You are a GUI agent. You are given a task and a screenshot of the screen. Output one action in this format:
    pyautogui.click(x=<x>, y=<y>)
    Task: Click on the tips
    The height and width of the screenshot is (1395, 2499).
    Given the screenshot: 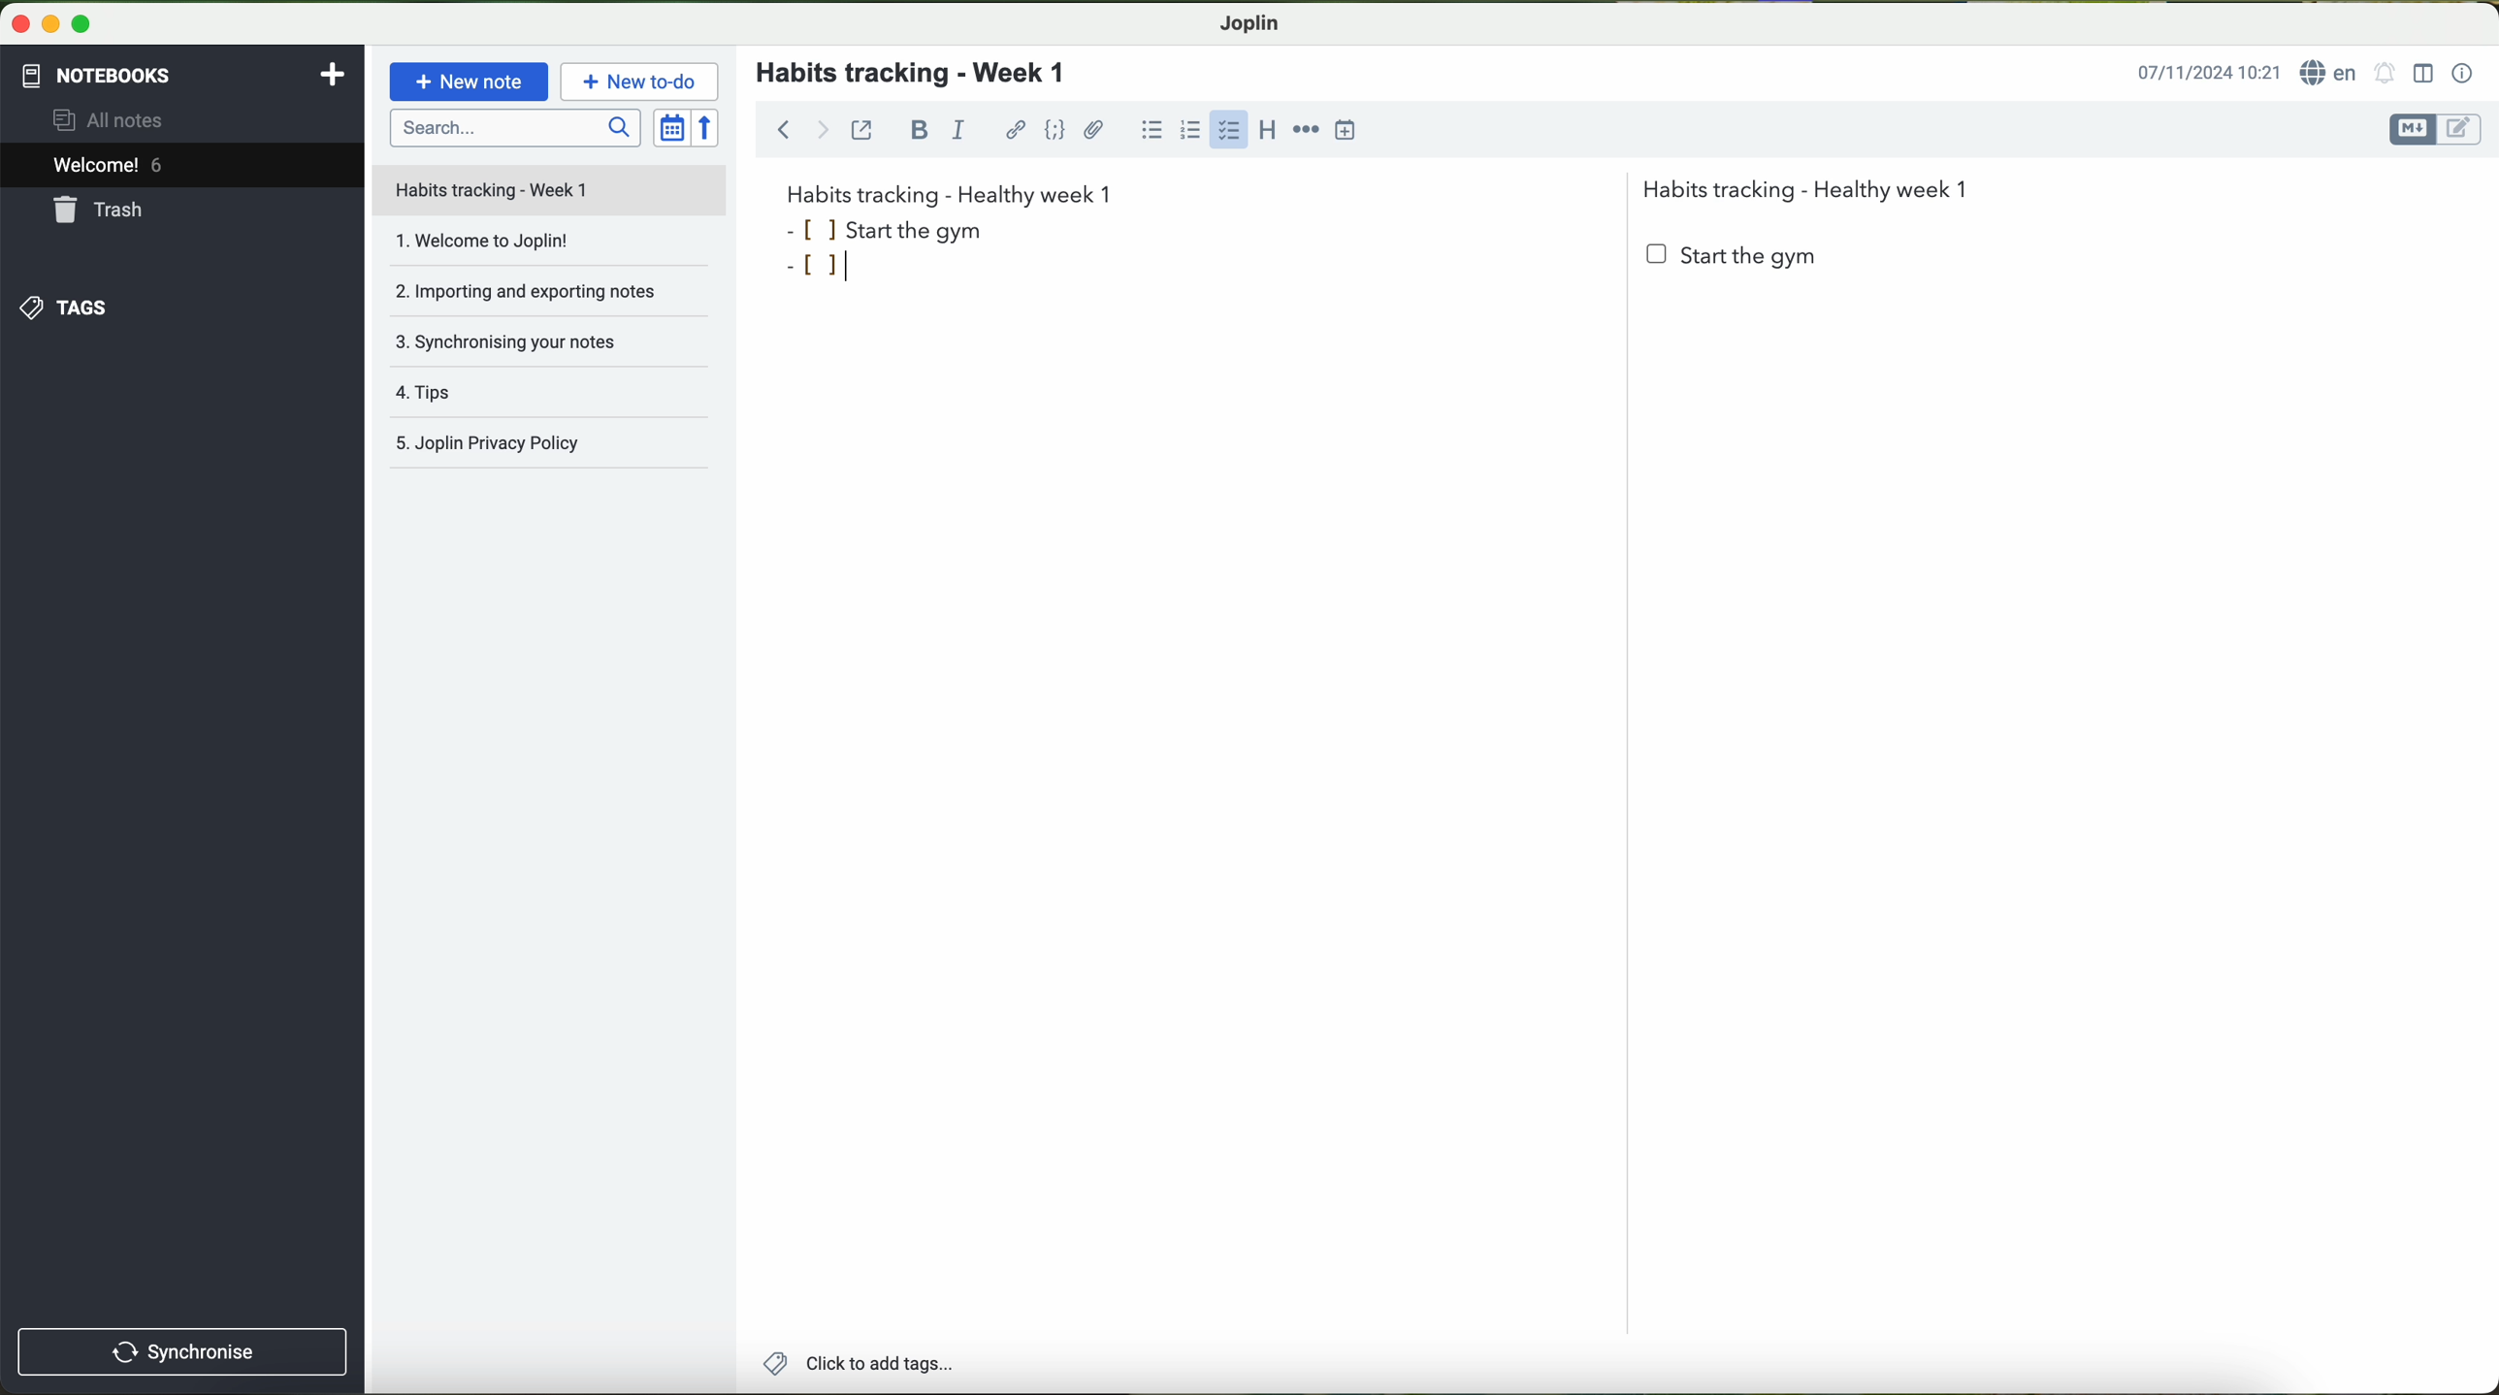 What is the action you would take?
    pyautogui.click(x=553, y=397)
    